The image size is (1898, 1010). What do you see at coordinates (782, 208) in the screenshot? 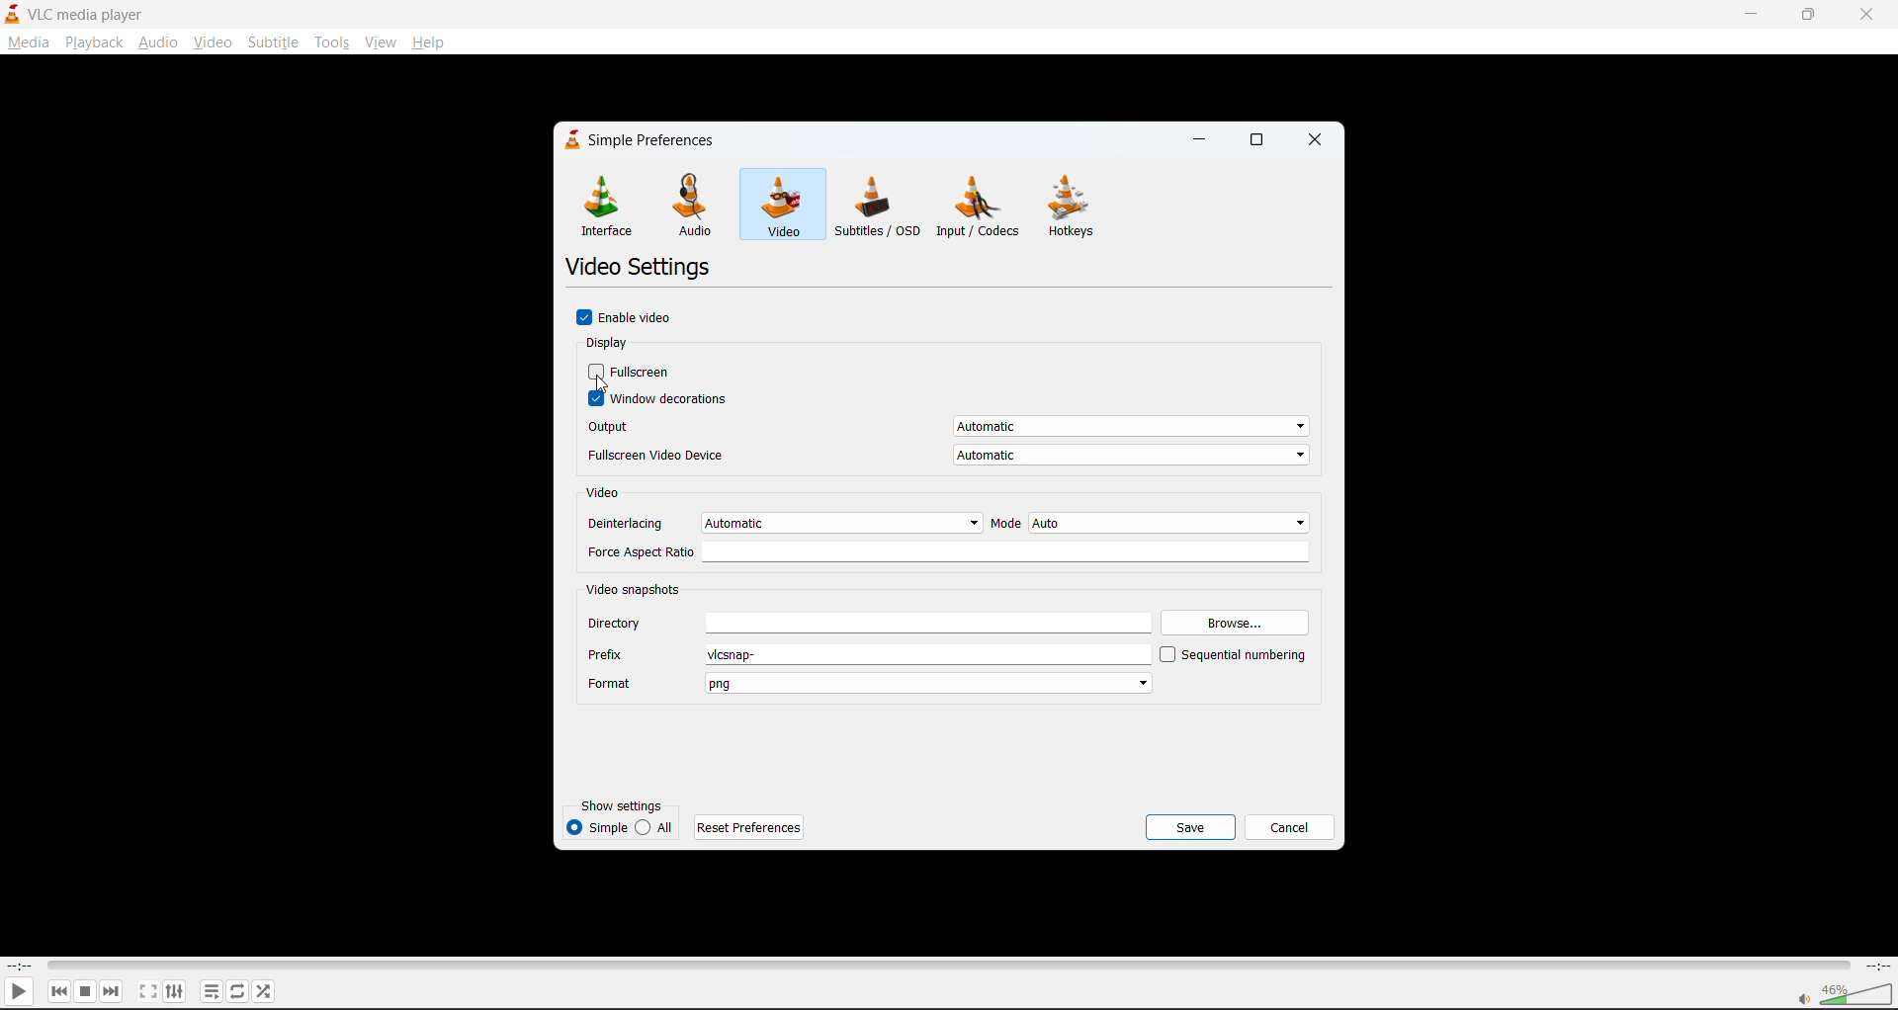
I see `video` at bounding box center [782, 208].